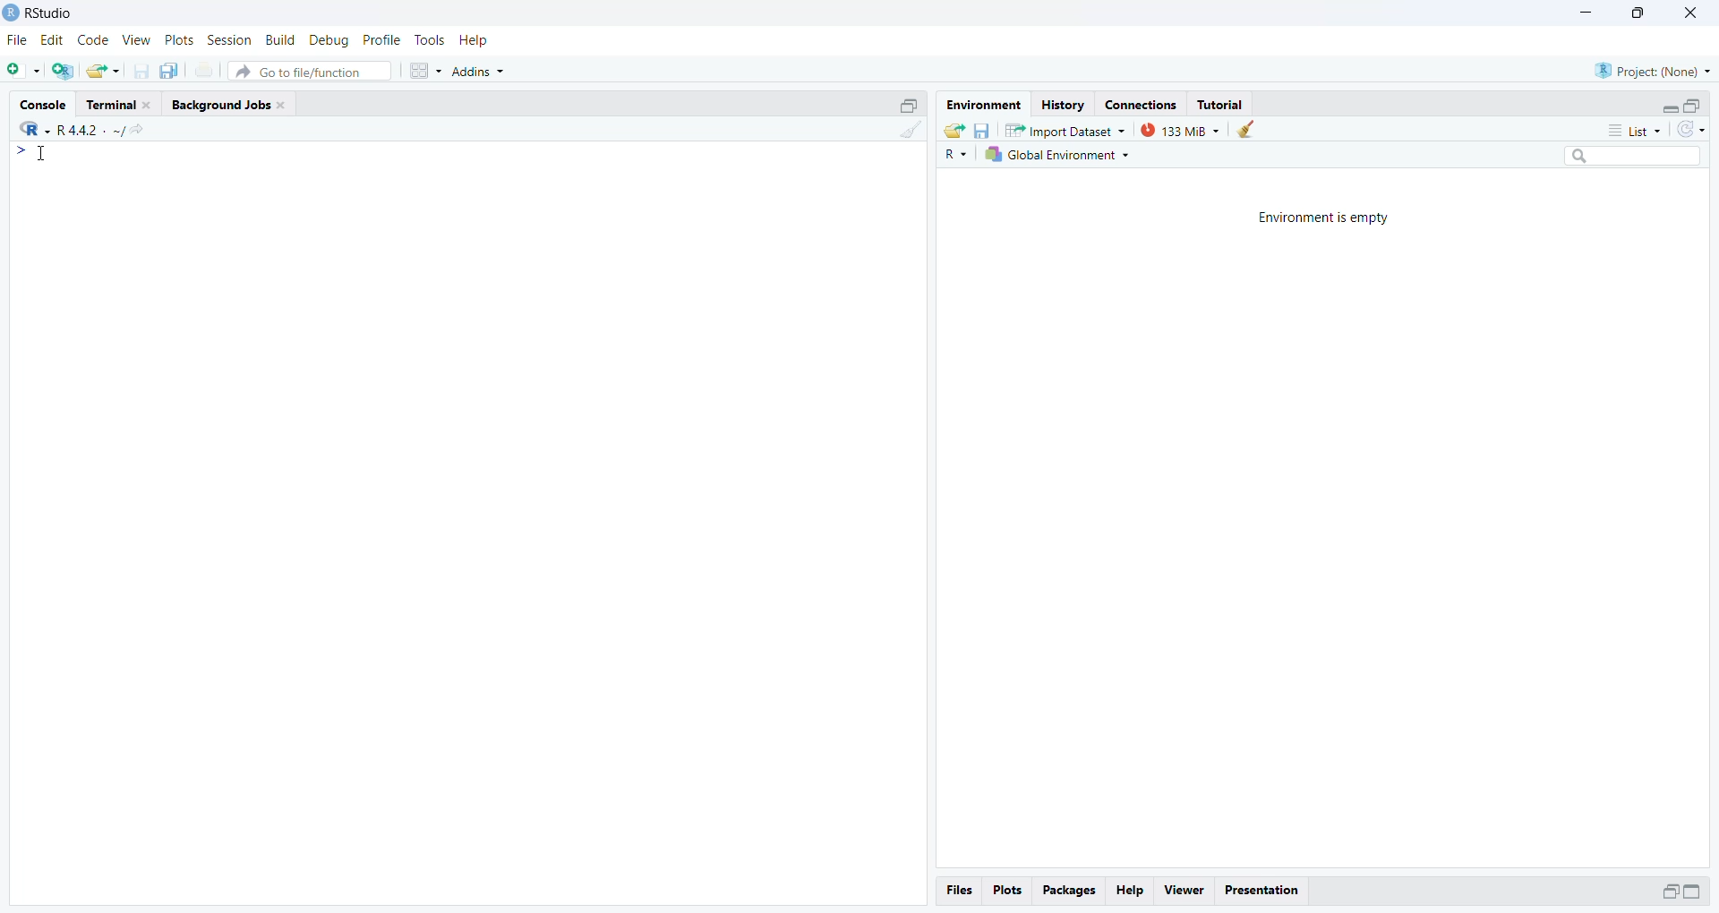  I want to click on Save all open documents (CTRL + ALT + S), so click(171, 72).